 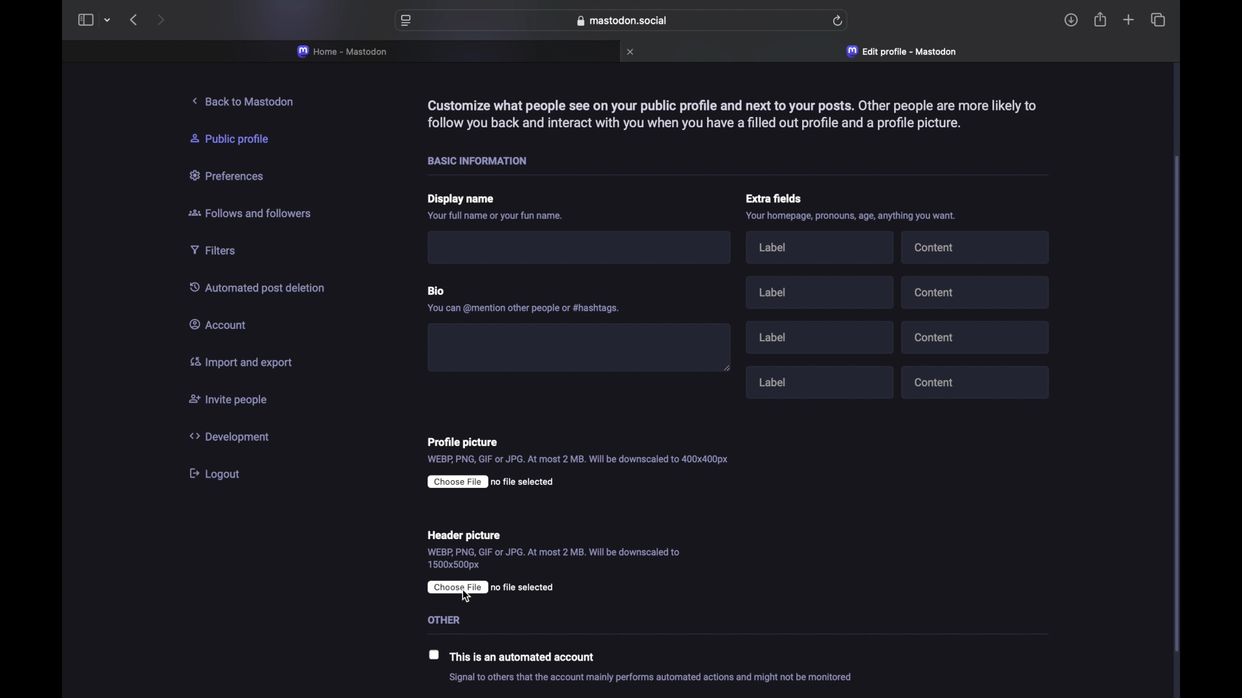 I want to click on extra fields, so click(x=776, y=198).